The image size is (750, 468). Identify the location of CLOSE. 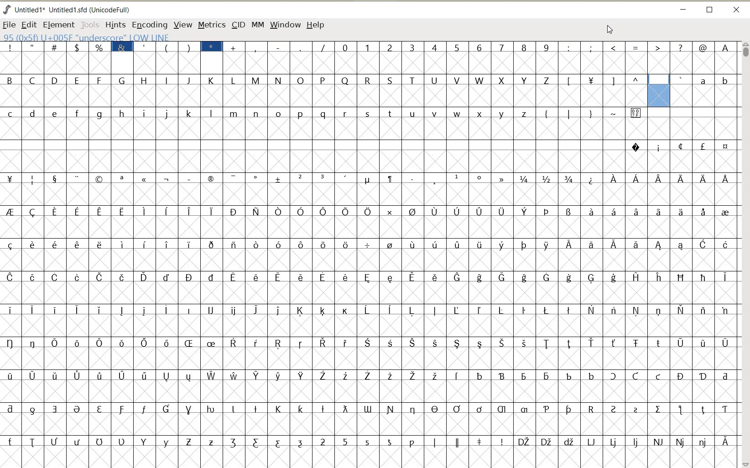
(737, 10).